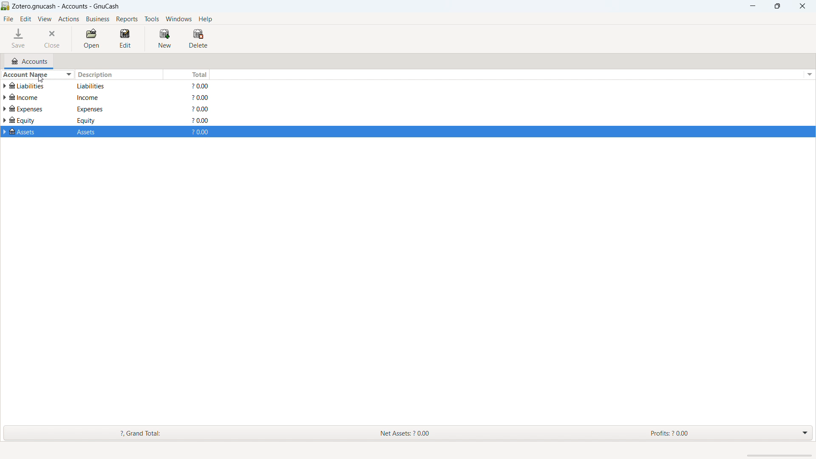  I want to click on accounts tab, so click(30, 61).